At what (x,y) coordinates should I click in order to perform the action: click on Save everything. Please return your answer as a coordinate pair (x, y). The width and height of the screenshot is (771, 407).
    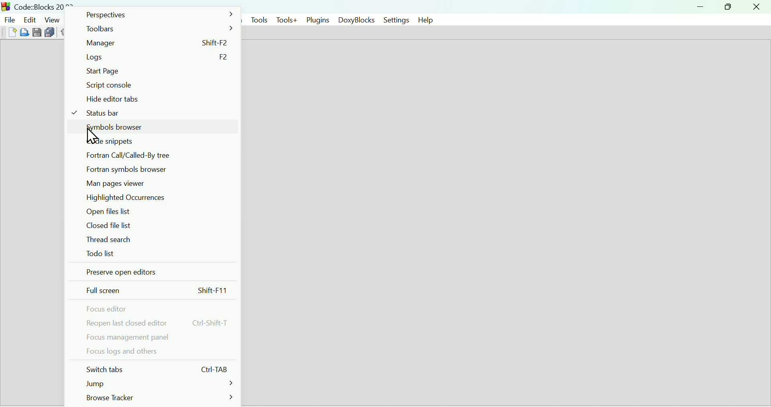
    Looking at the image, I should click on (51, 33).